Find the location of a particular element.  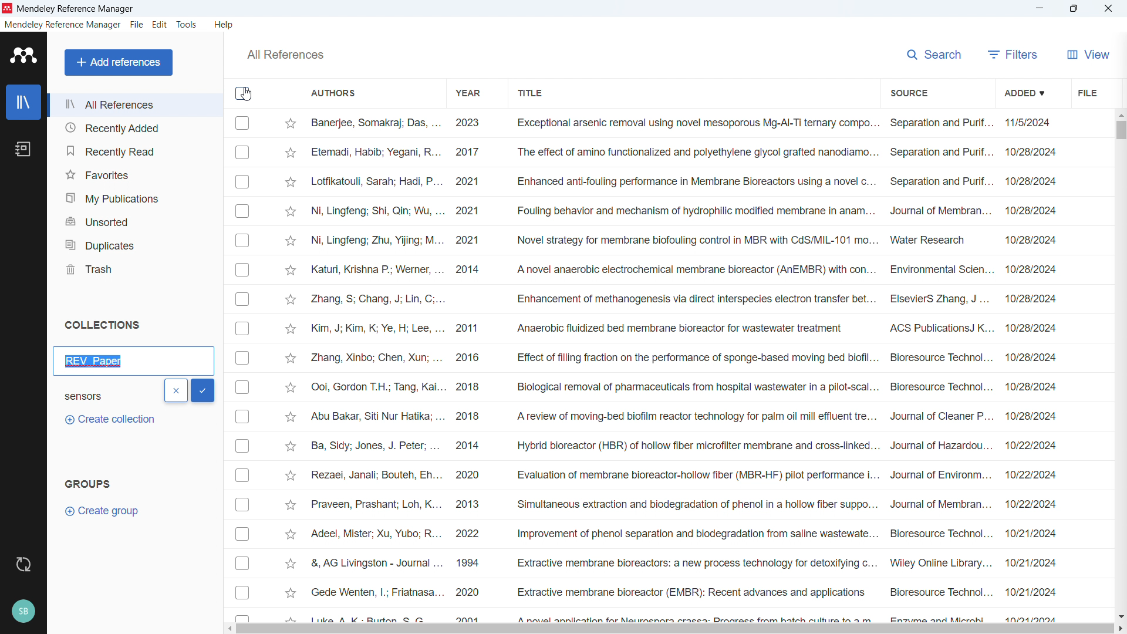

minimise  is located at coordinates (1042, 9).